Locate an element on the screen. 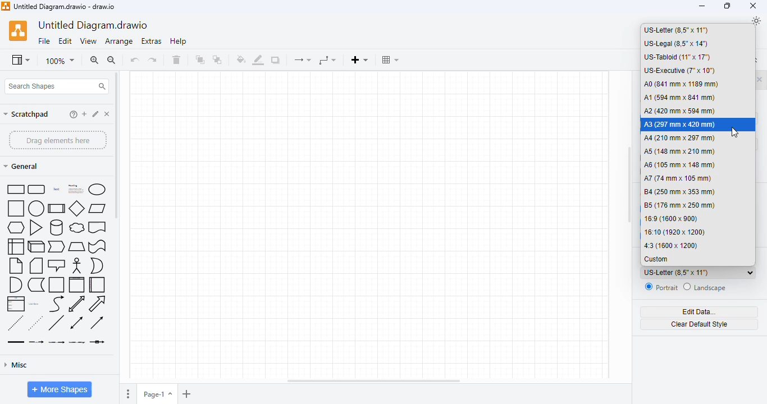 The height and width of the screenshot is (404, 767). document is located at coordinates (97, 227).